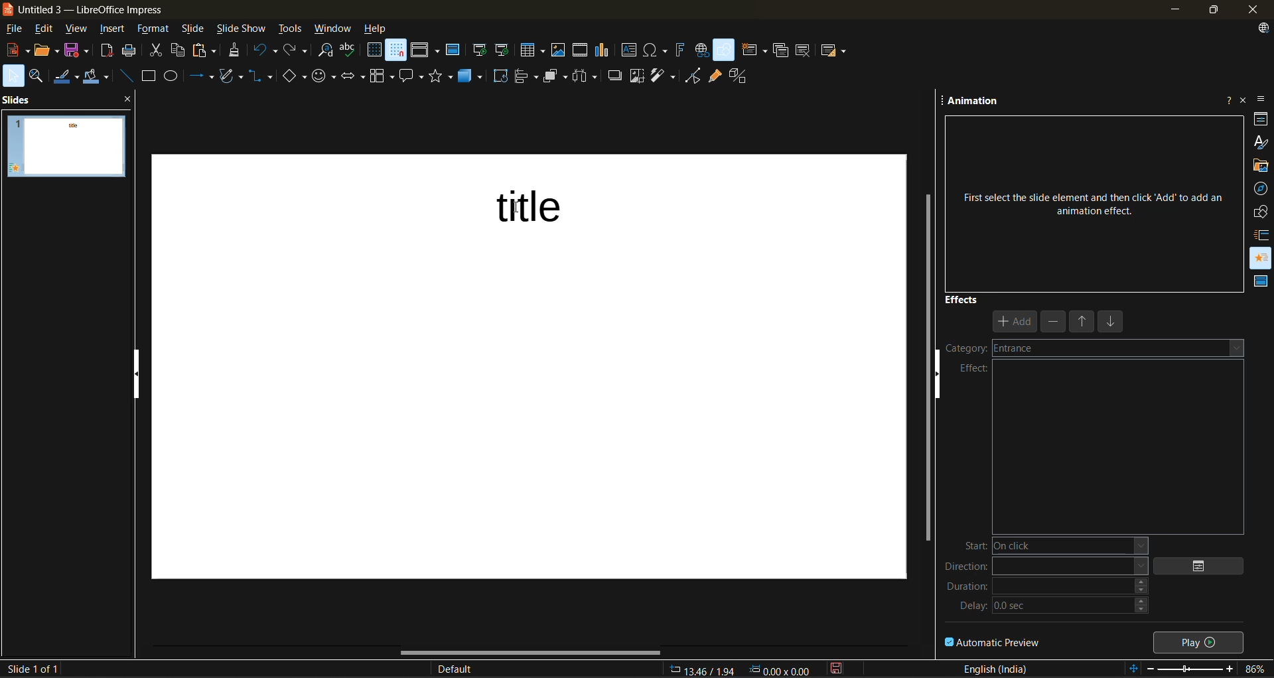 This screenshot has width=1274, height=678. I want to click on help, so click(376, 30).